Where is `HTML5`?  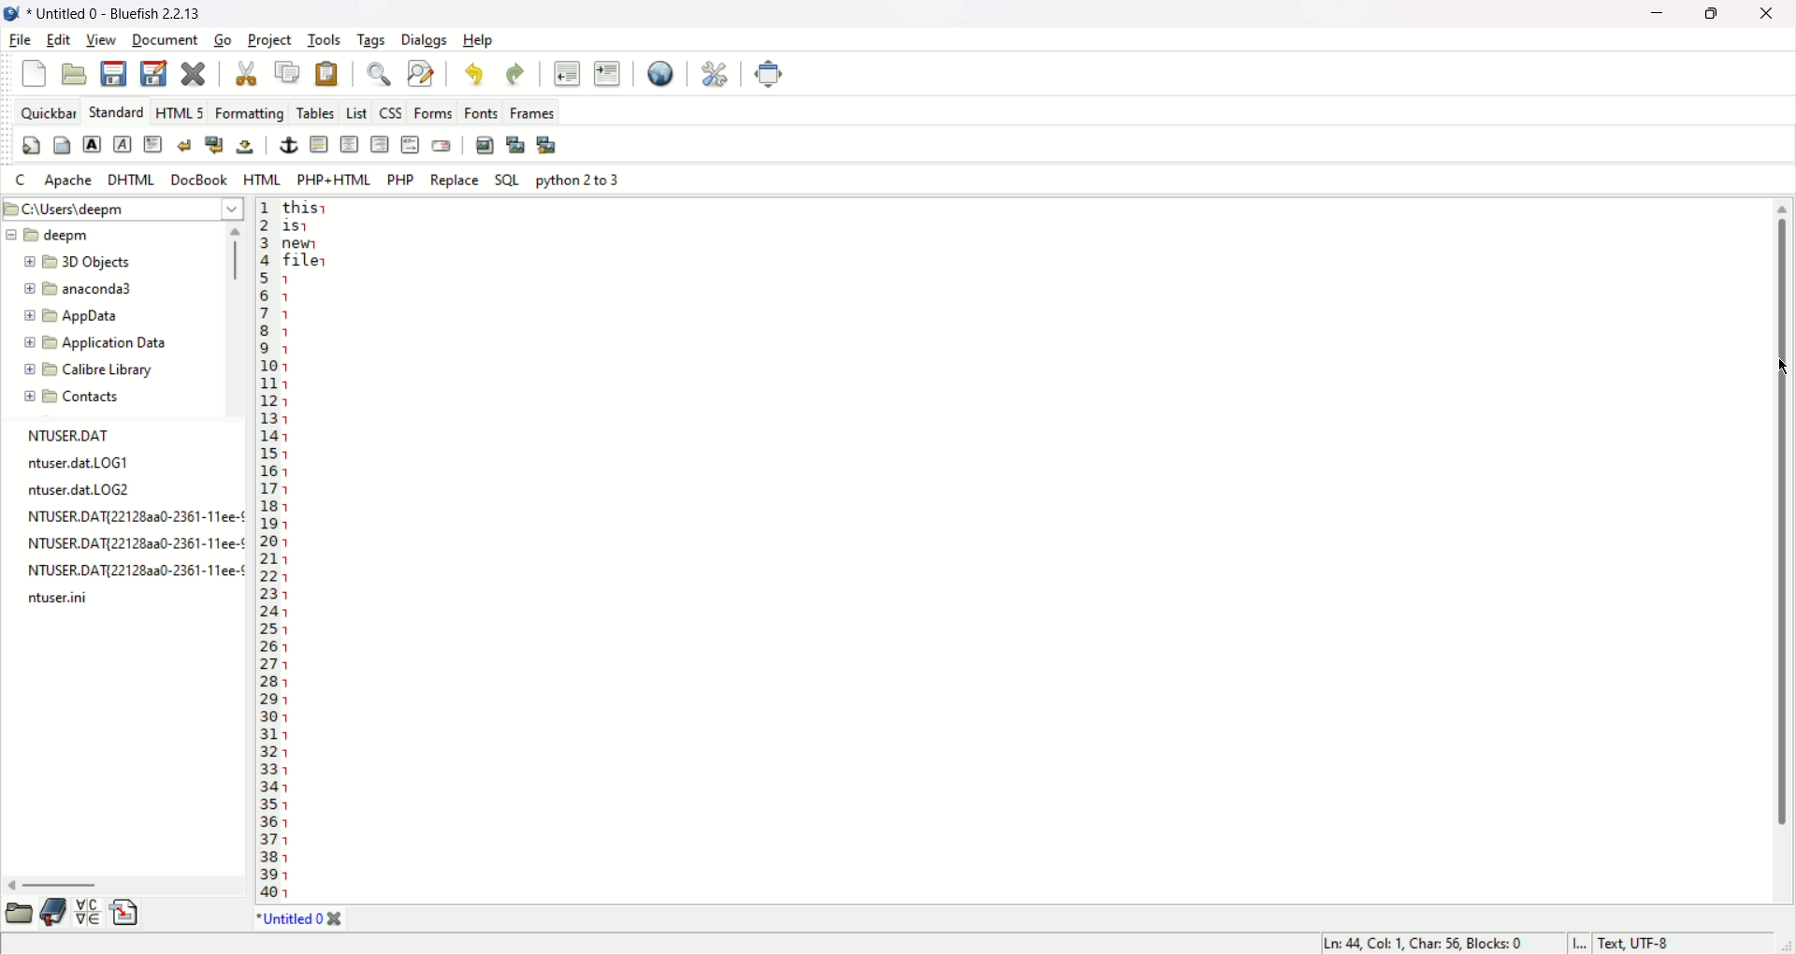 HTML5 is located at coordinates (179, 113).